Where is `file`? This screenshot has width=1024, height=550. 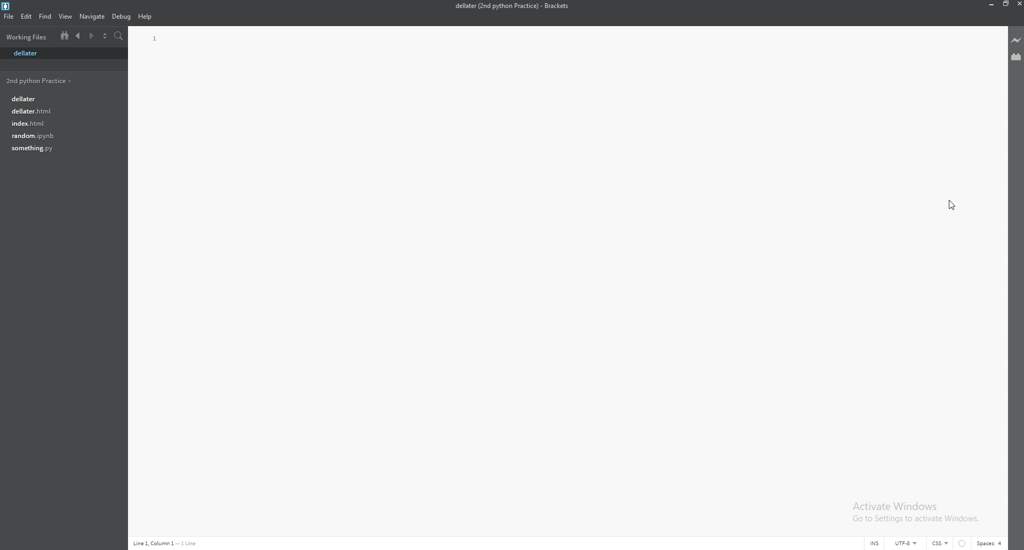 file is located at coordinates (58, 135).